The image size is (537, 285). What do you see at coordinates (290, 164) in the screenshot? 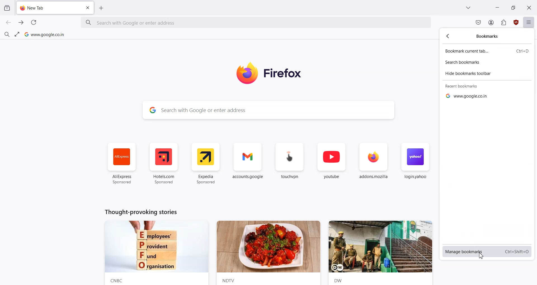
I see `touch.vpn` at bounding box center [290, 164].